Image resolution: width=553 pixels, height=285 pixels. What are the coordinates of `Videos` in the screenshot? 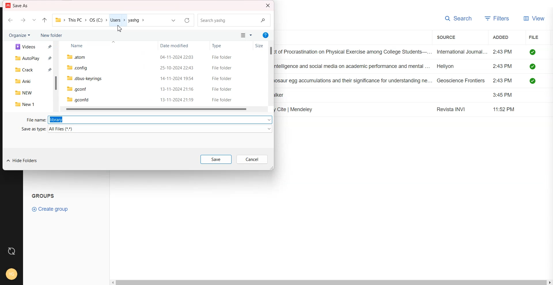 It's located at (32, 47).